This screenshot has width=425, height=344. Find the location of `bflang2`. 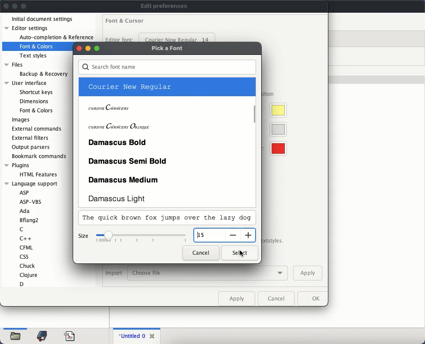

bflang2 is located at coordinates (30, 220).